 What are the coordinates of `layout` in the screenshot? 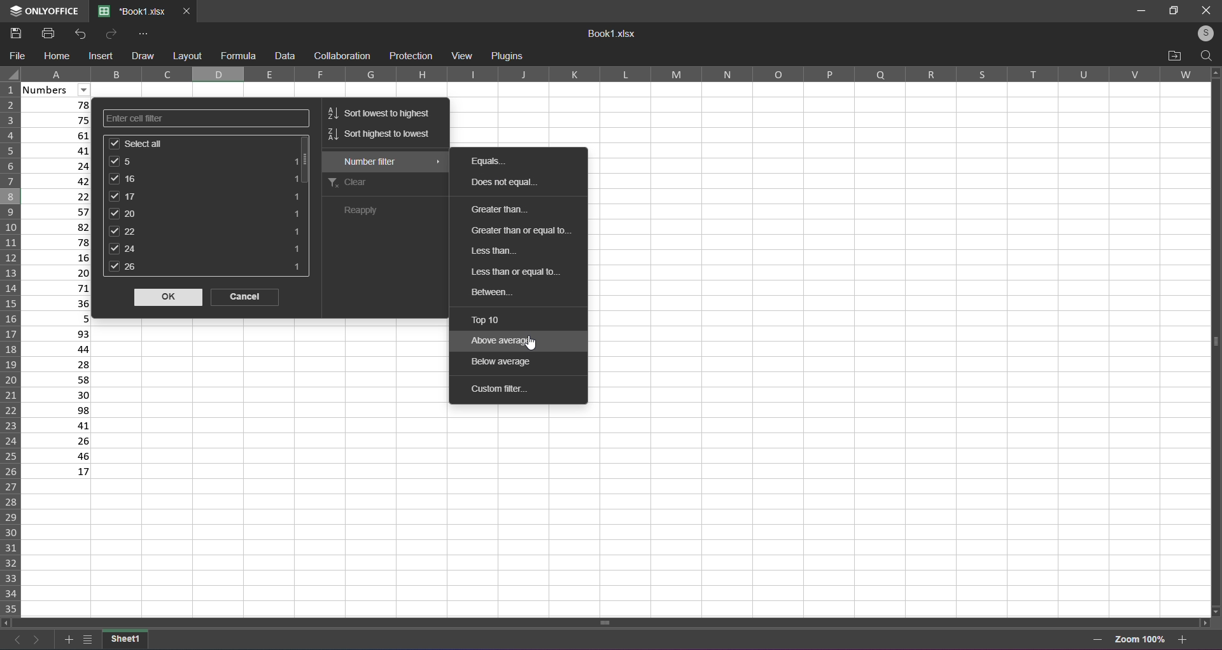 It's located at (186, 56).